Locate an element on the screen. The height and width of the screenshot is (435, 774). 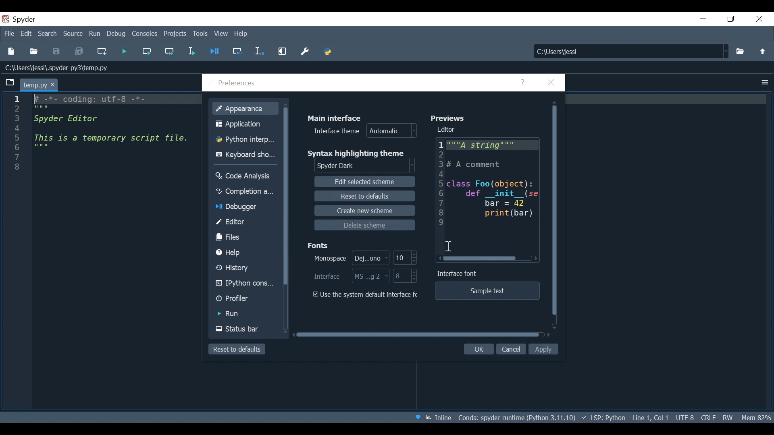
Search is located at coordinates (48, 34).